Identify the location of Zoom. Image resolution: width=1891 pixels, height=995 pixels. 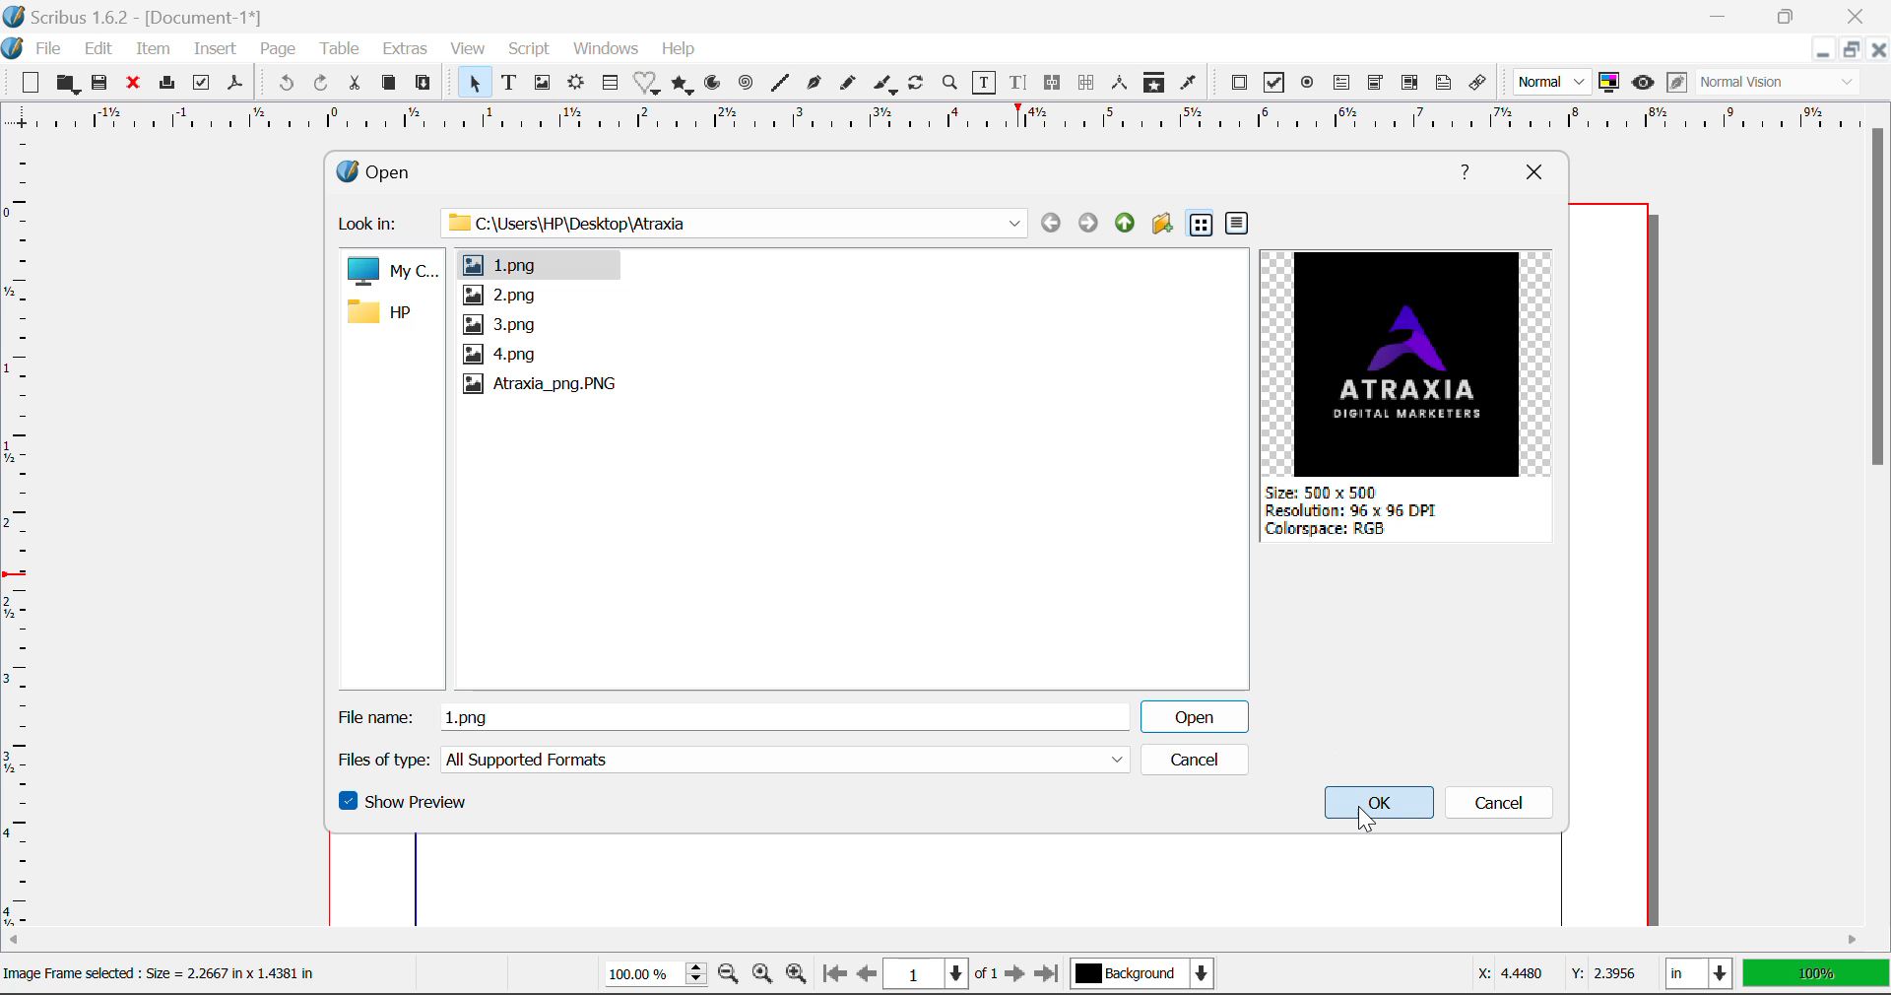
(952, 86).